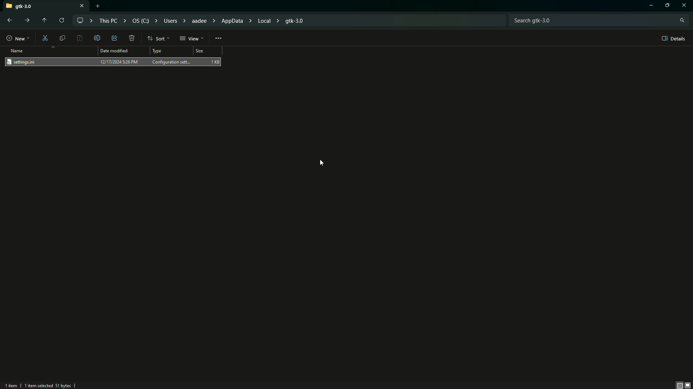  What do you see at coordinates (60, 21) in the screenshot?
I see `Reload` at bounding box center [60, 21].